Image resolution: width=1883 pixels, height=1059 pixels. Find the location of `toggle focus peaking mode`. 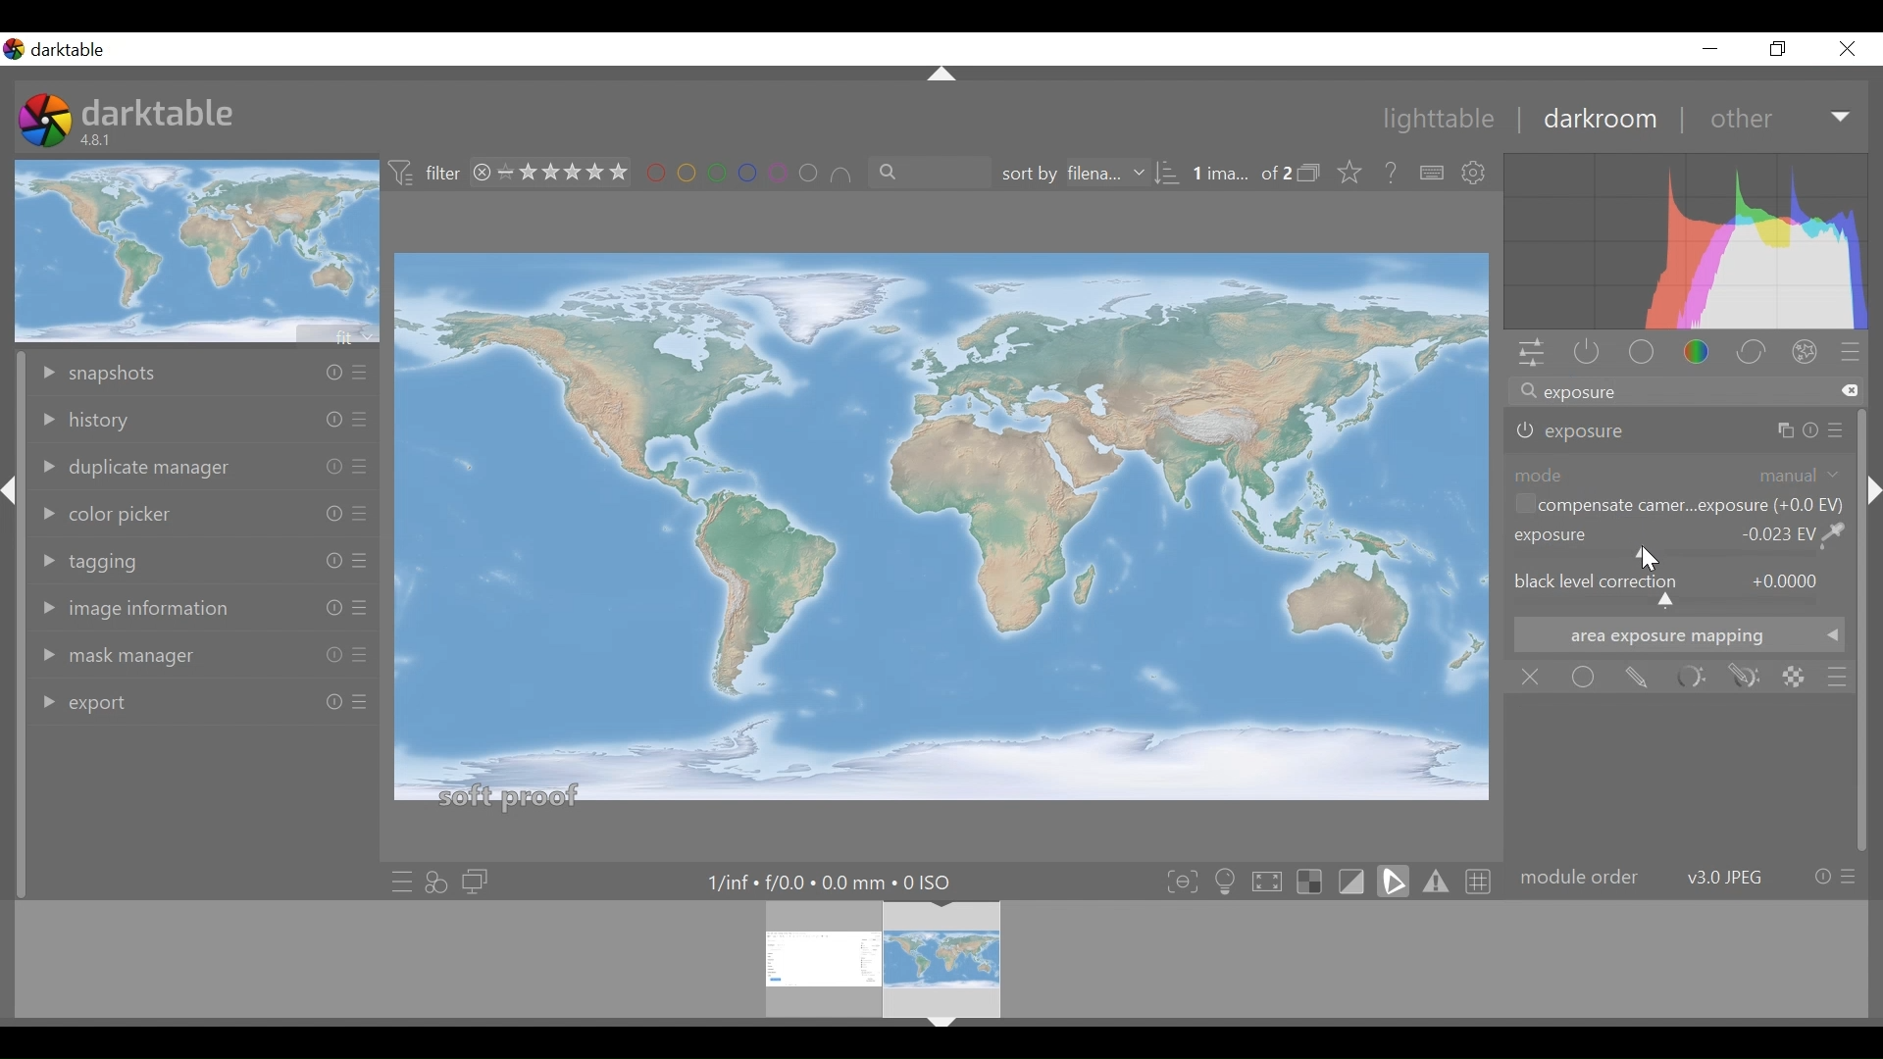

toggle focus peaking mode is located at coordinates (1185, 881).